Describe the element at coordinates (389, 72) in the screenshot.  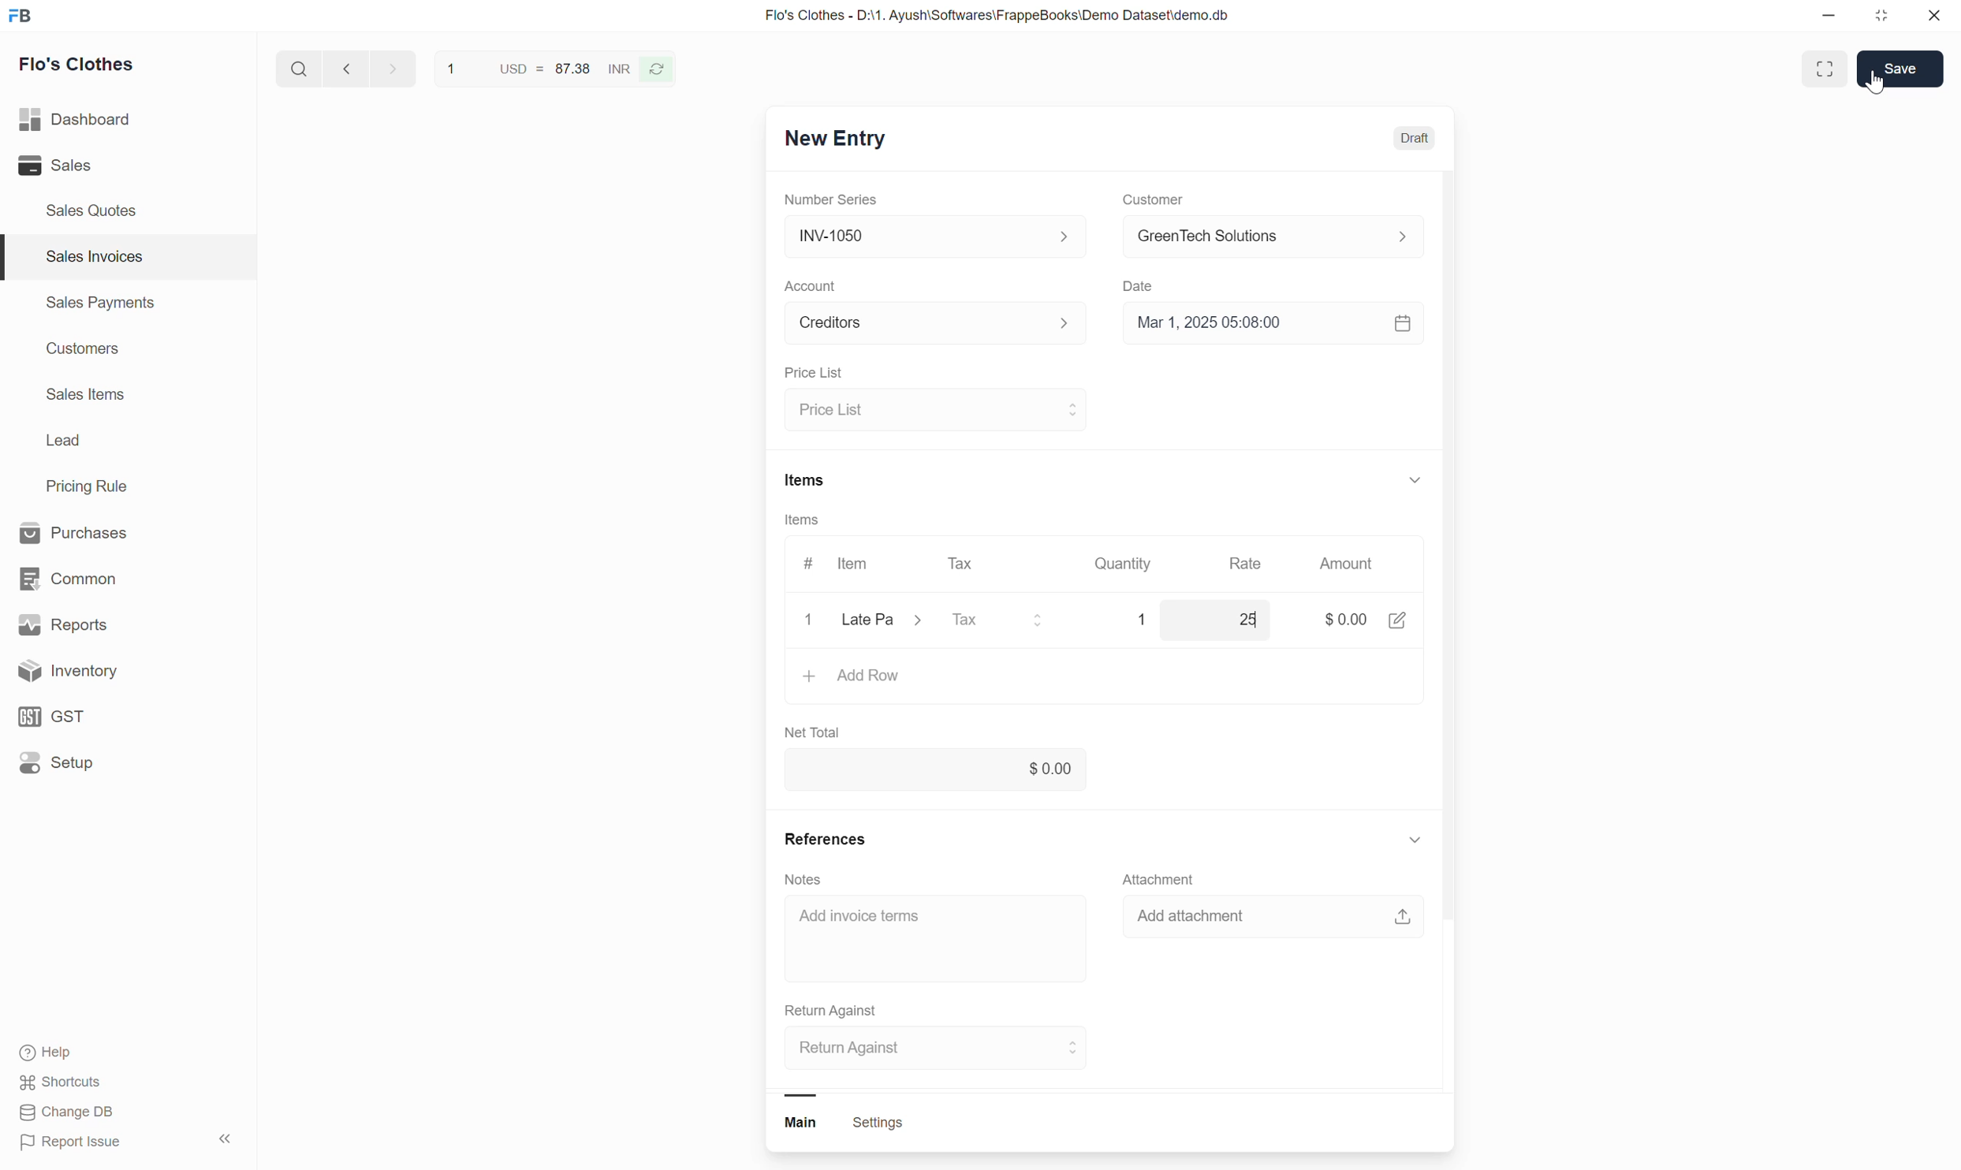
I see `go forward ` at that location.